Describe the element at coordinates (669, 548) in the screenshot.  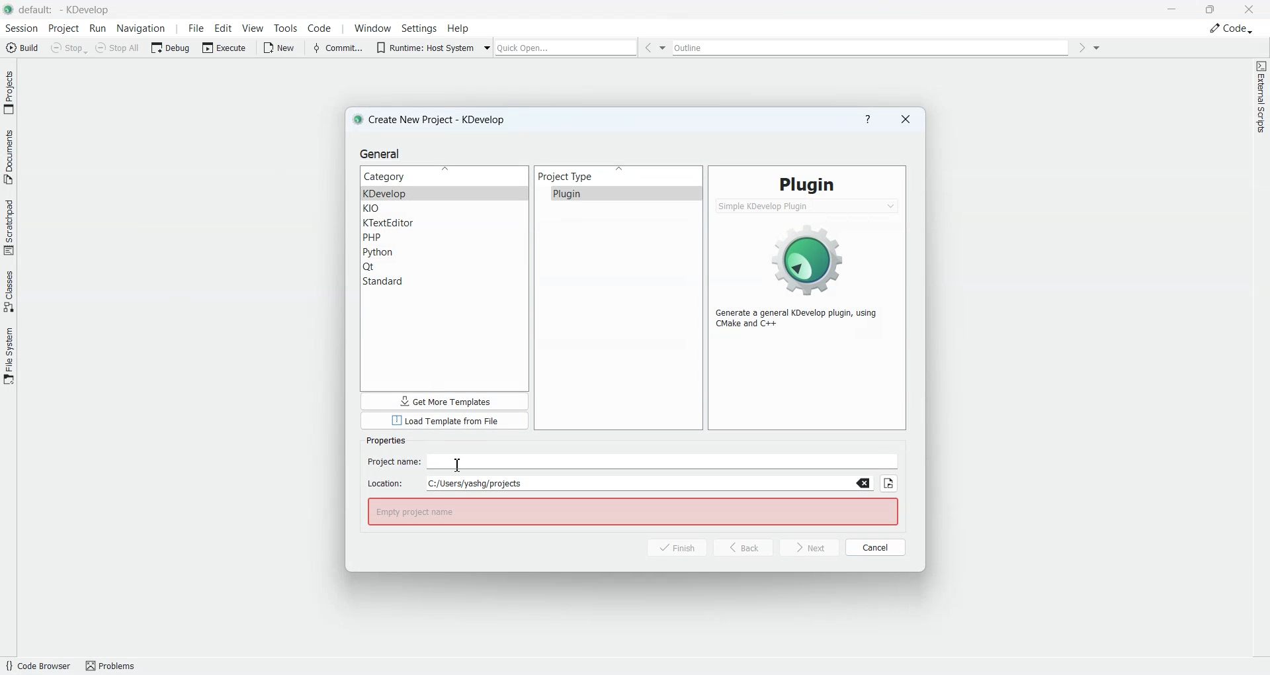
I see `finish` at that location.